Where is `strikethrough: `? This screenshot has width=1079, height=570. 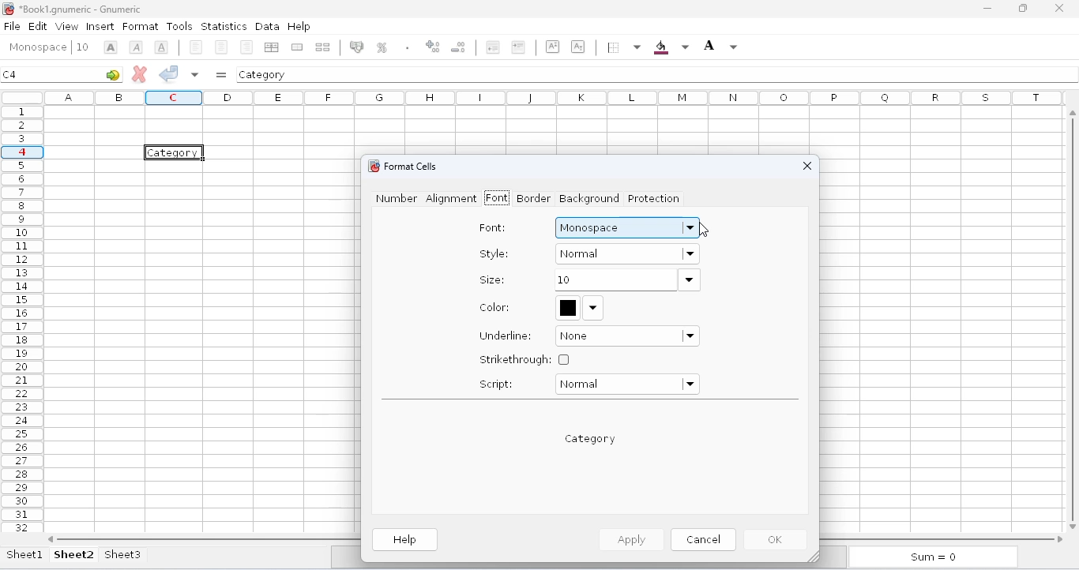
strikethrough:  is located at coordinates (524, 359).